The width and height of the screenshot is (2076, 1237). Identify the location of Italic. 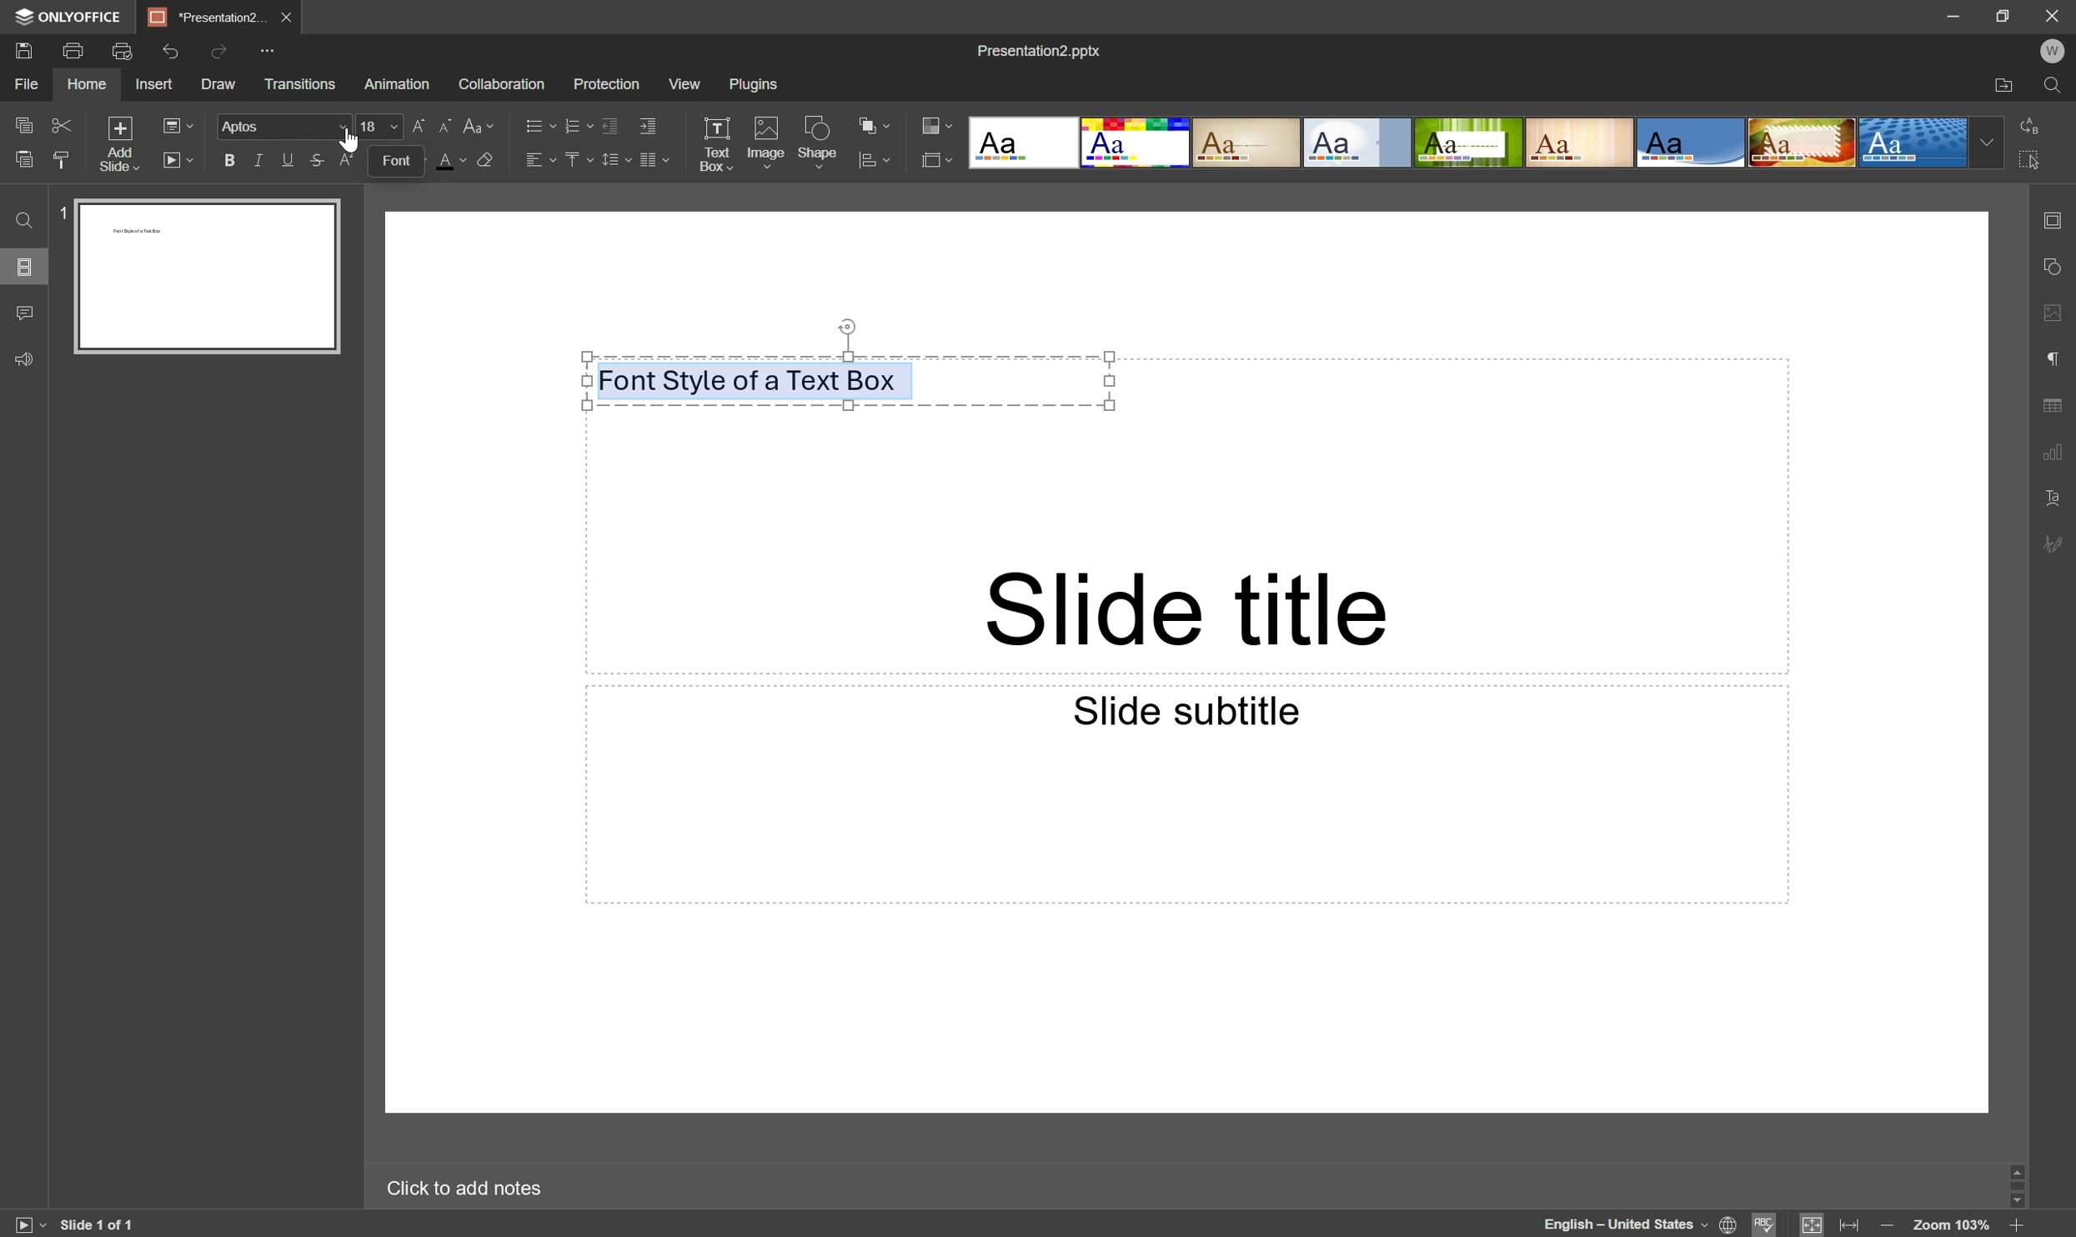
(258, 161).